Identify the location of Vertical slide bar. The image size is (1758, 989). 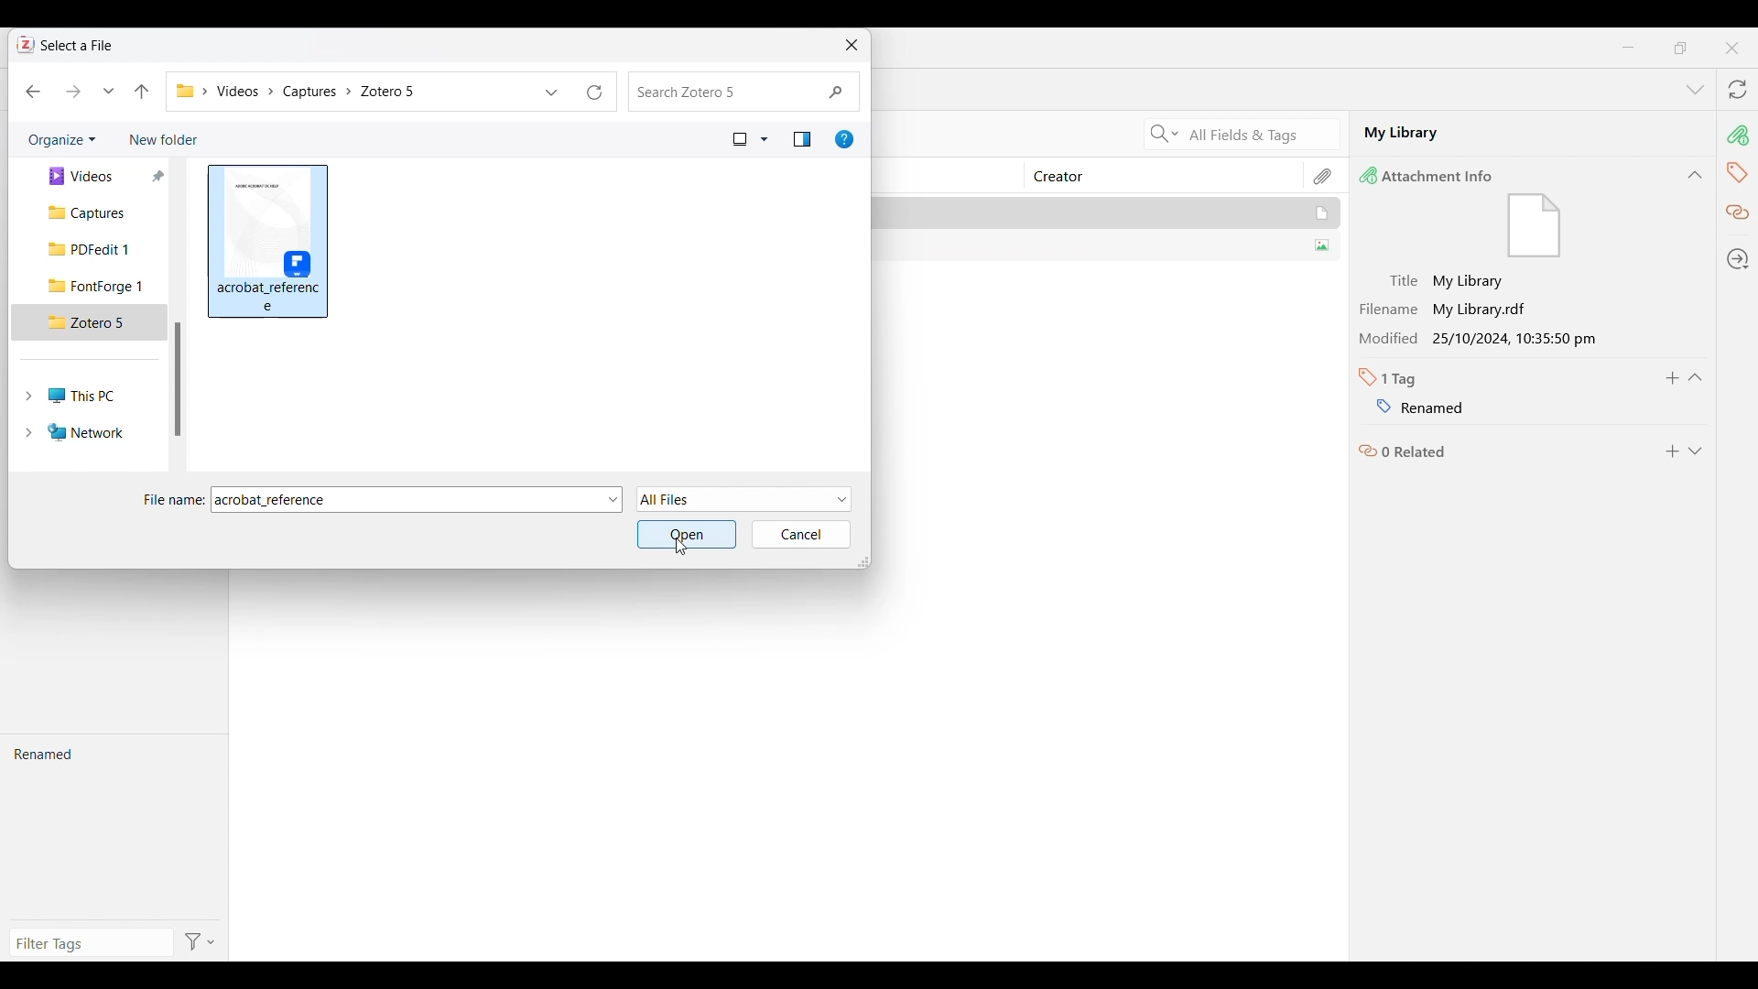
(178, 379).